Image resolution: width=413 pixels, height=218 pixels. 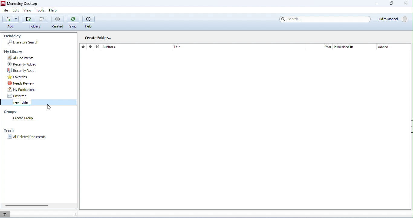 I want to click on all documents, so click(x=41, y=58).